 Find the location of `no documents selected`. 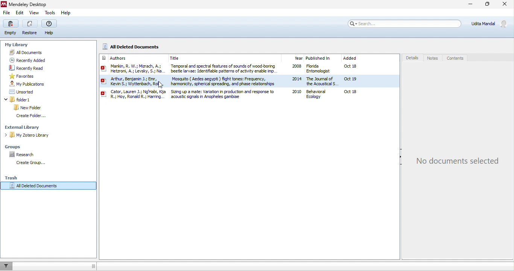

no documents selected is located at coordinates (461, 155).